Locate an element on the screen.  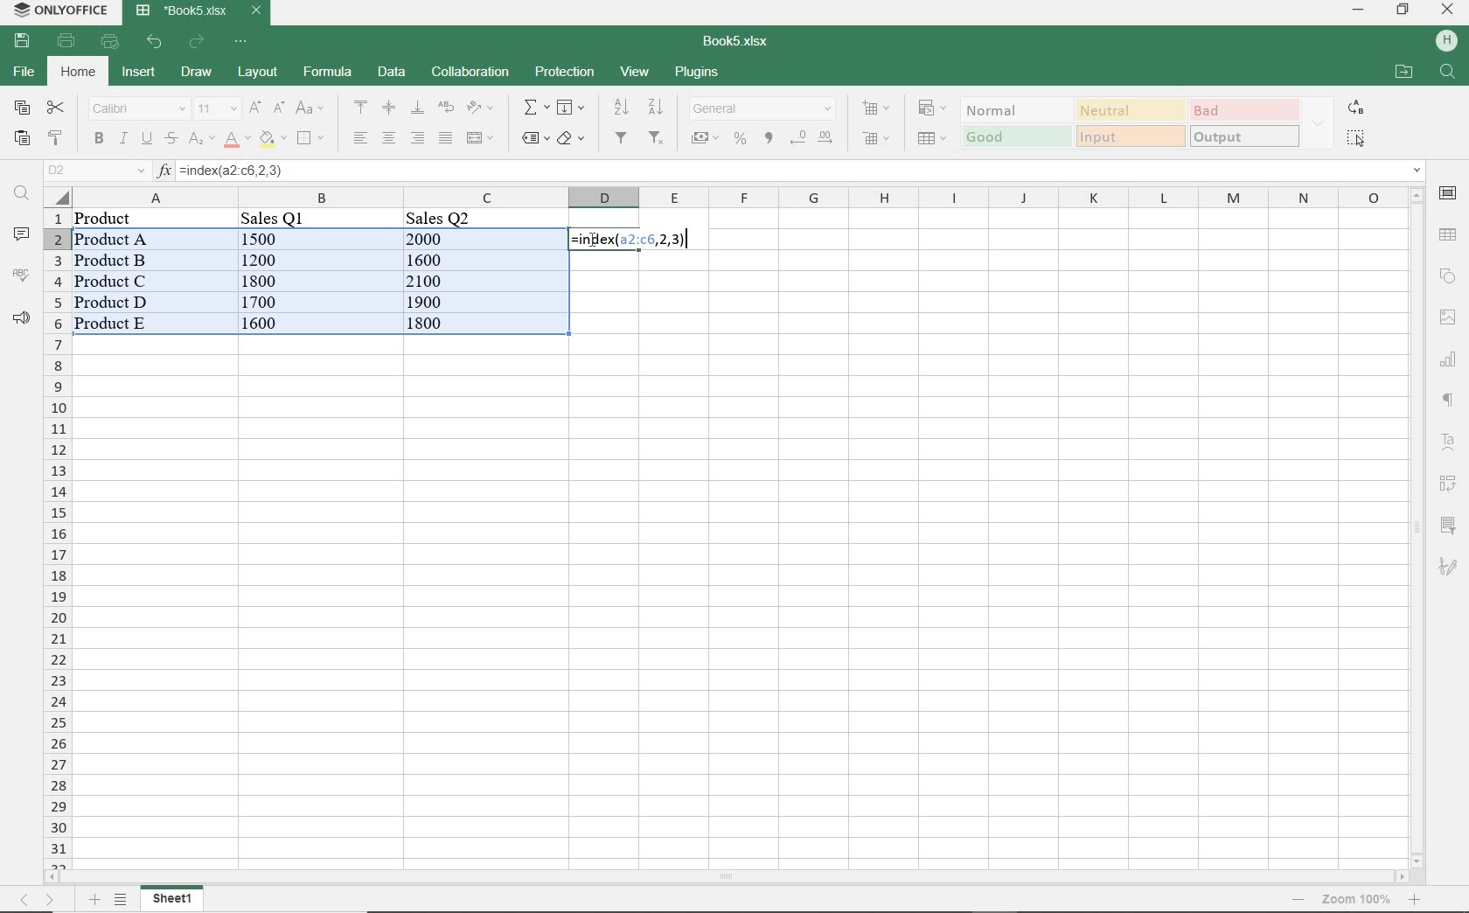
font is located at coordinates (136, 109).